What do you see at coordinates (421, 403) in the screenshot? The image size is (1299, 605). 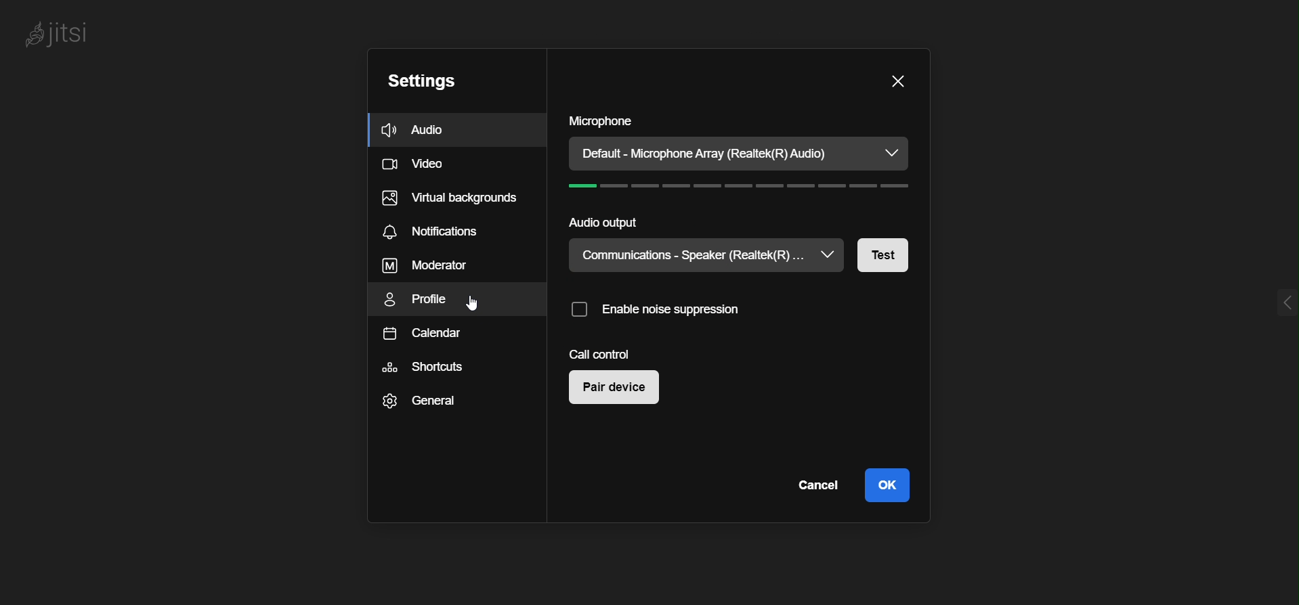 I see `general` at bounding box center [421, 403].